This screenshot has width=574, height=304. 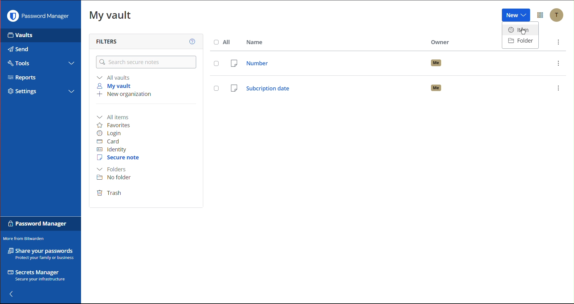 I want to click on Vaults, so click(x=20, y=37).